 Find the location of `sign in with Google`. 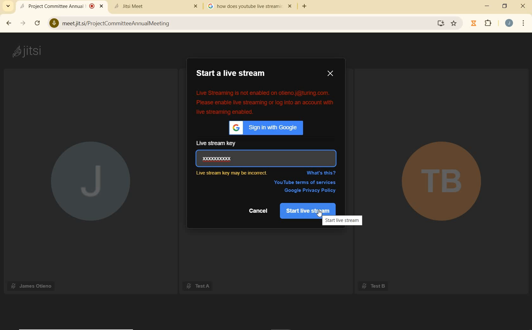

sign in with Google is located at coordinates (269, 127).